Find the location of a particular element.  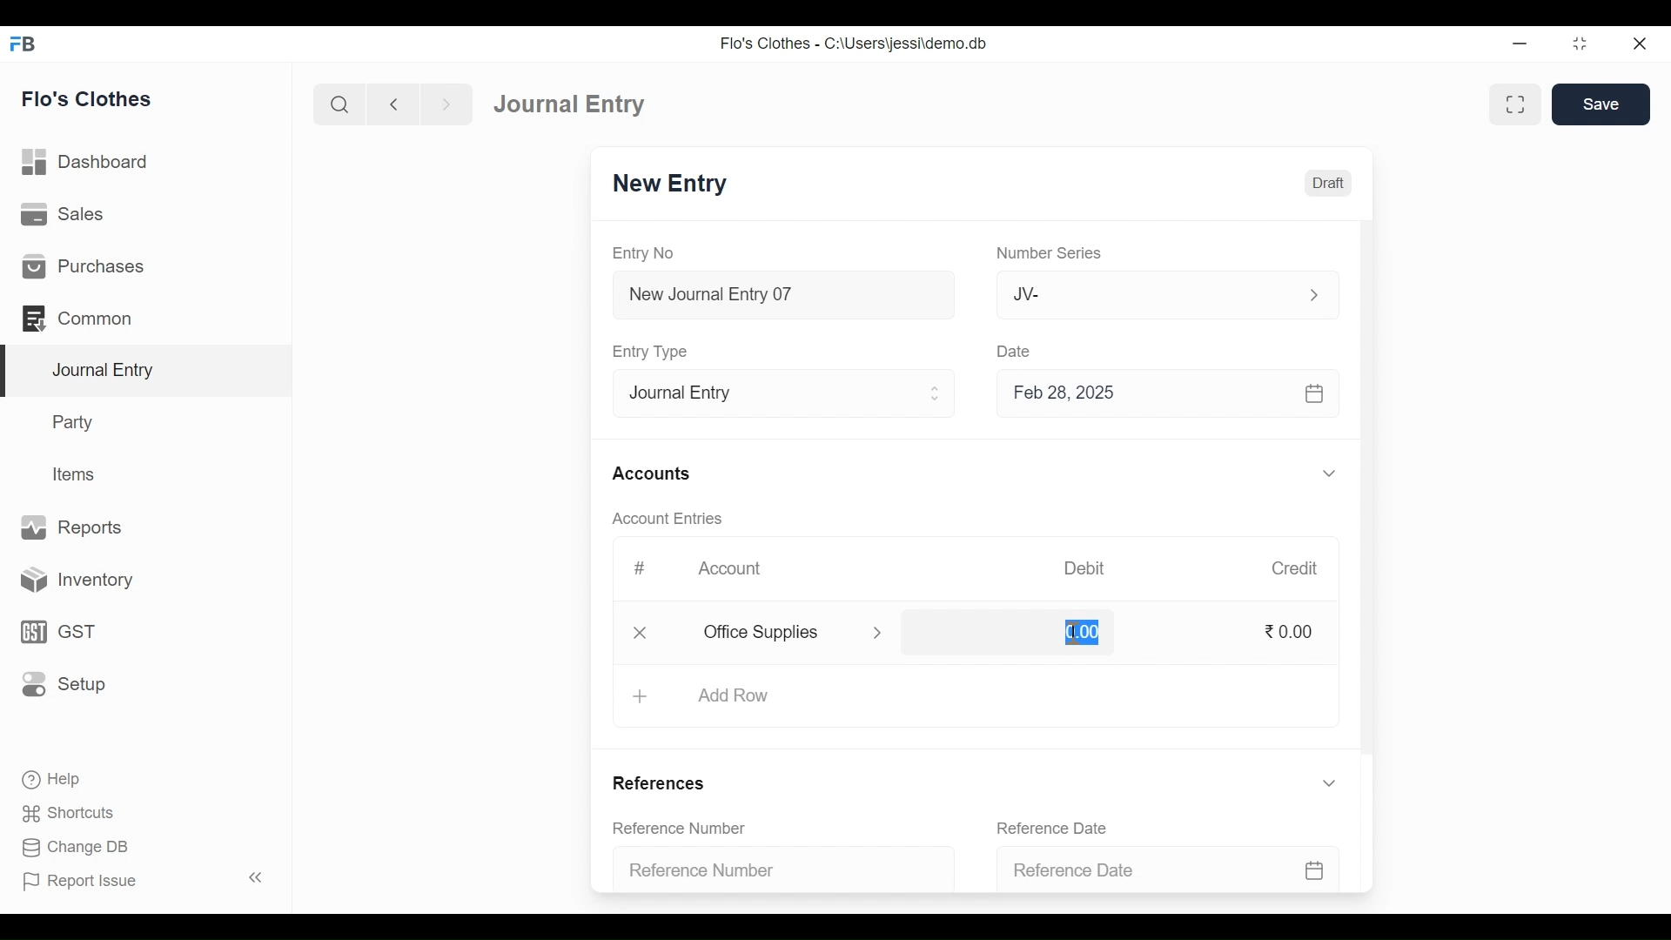

Change DB is located at coordinates (74, 845).